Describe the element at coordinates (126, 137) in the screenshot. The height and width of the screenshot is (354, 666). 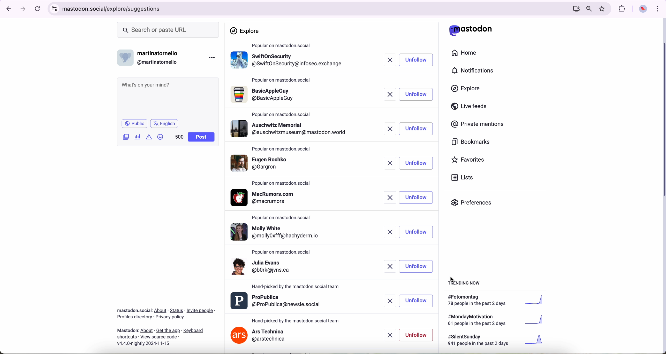
I see `attach image` at that location.